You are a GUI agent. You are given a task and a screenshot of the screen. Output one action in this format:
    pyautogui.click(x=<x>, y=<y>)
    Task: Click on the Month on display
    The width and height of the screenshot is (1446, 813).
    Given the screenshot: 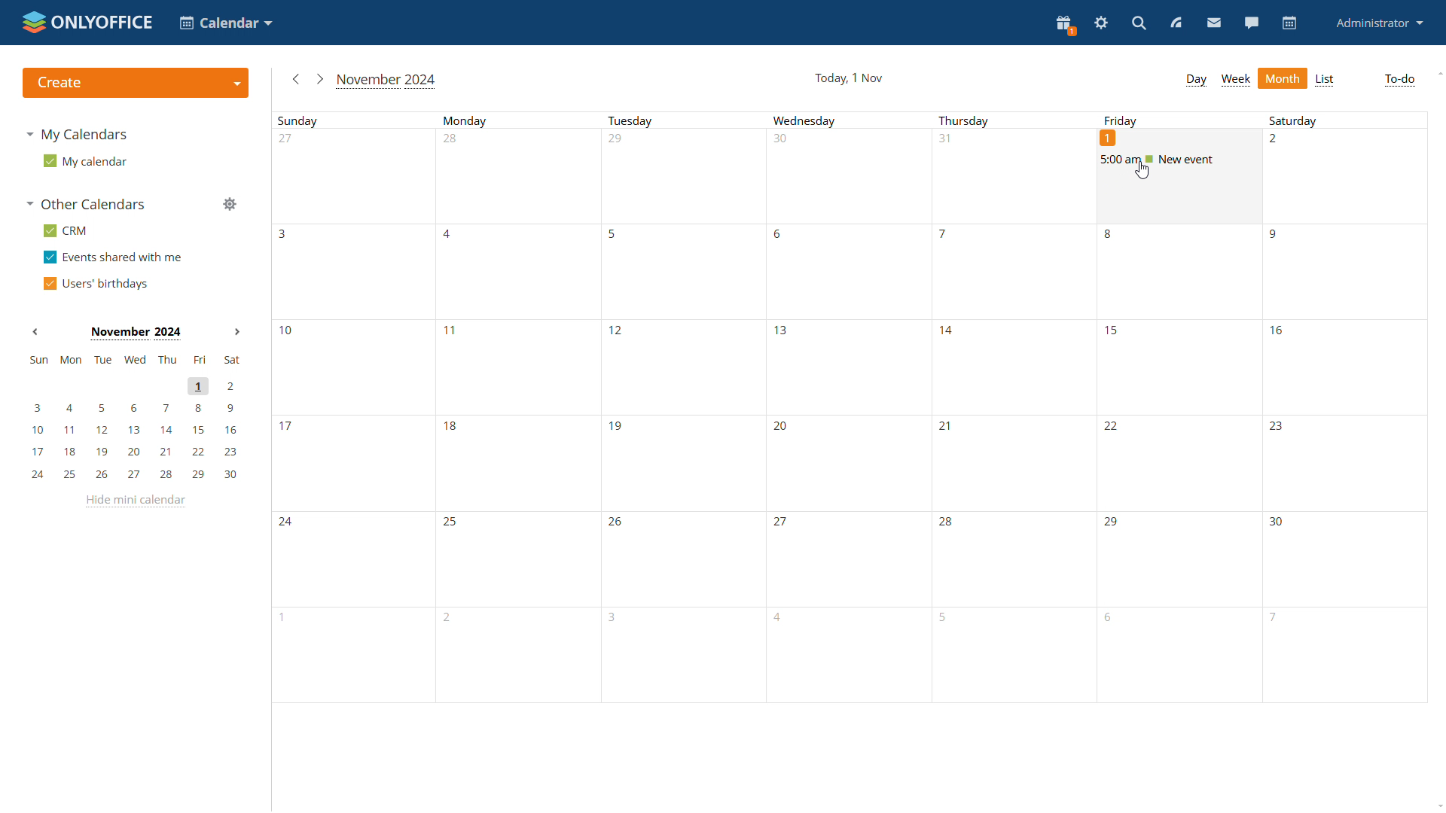 What is the action you would take?
    pyautogui.click(x=134, y=332)
    